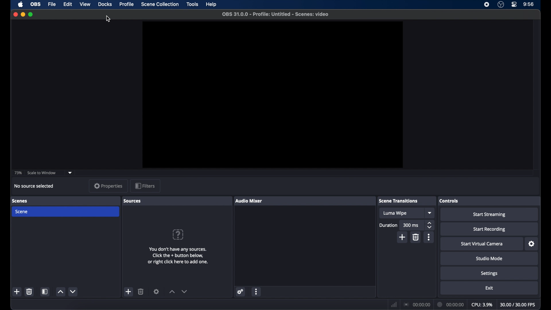  What do you see at coordinates (531, 244) in the screenshot?
I see `settings` at bounding box center [531, 244].